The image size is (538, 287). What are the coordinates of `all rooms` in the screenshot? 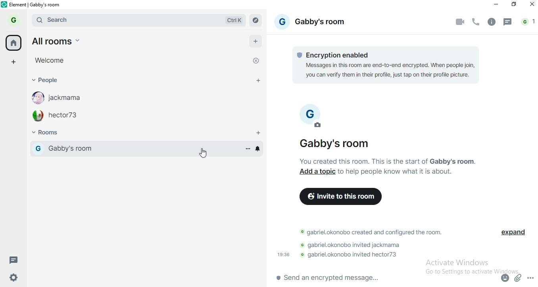 It's located at (55, 40).